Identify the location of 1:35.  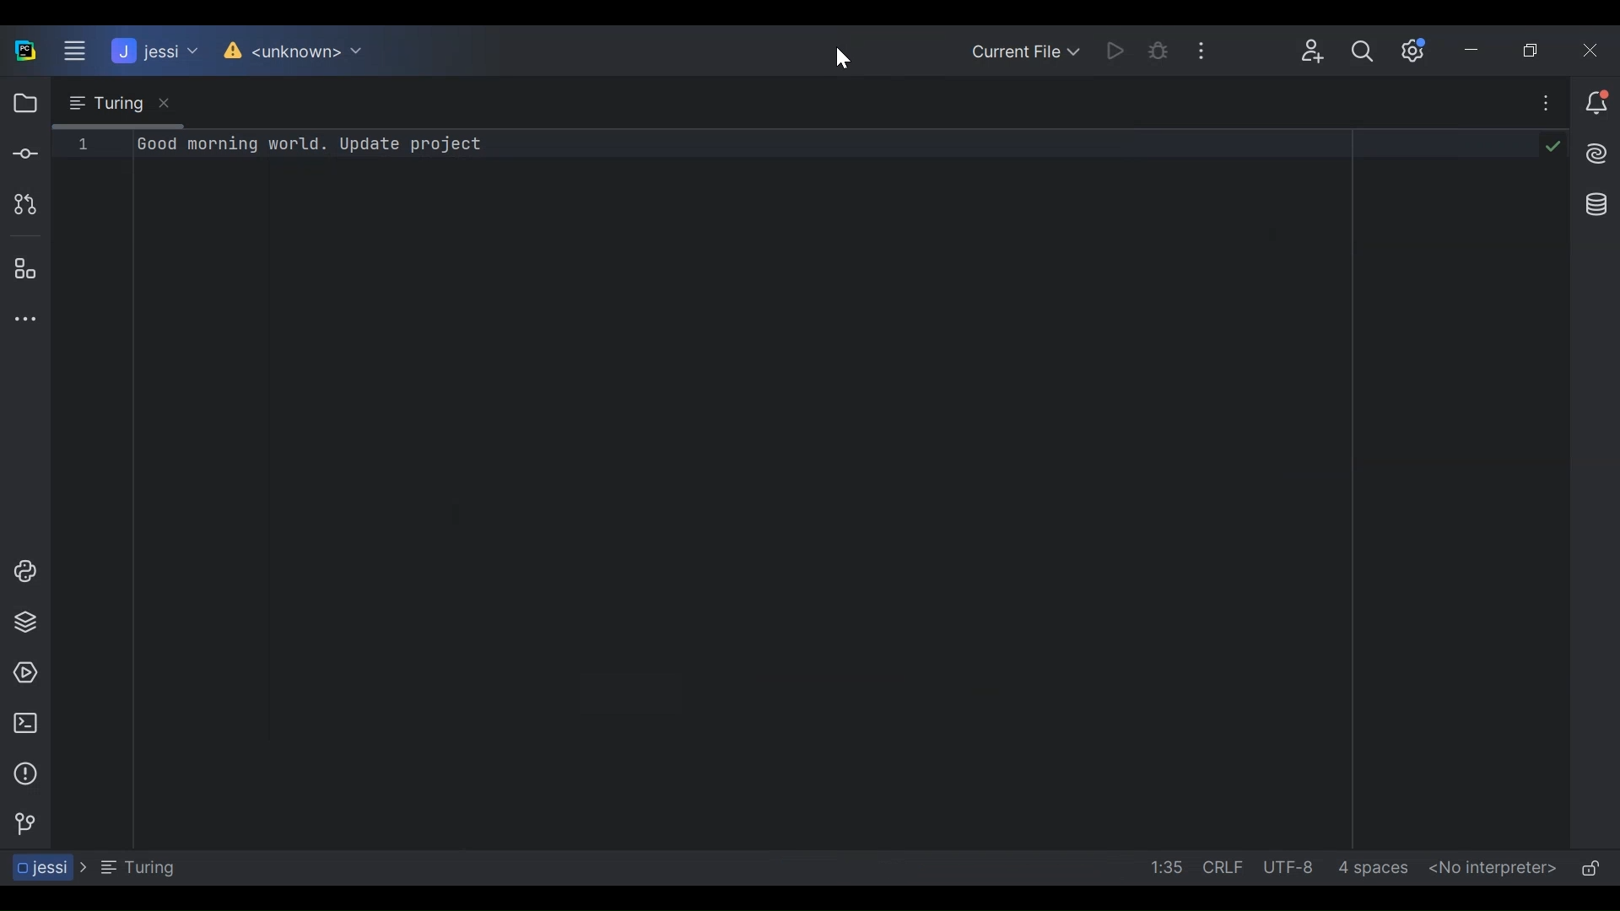
(1164, 868).